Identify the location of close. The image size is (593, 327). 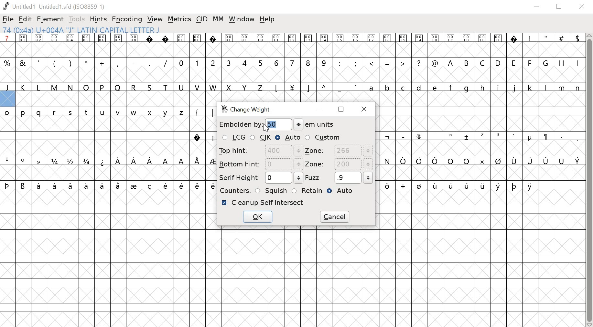
(365, 109).